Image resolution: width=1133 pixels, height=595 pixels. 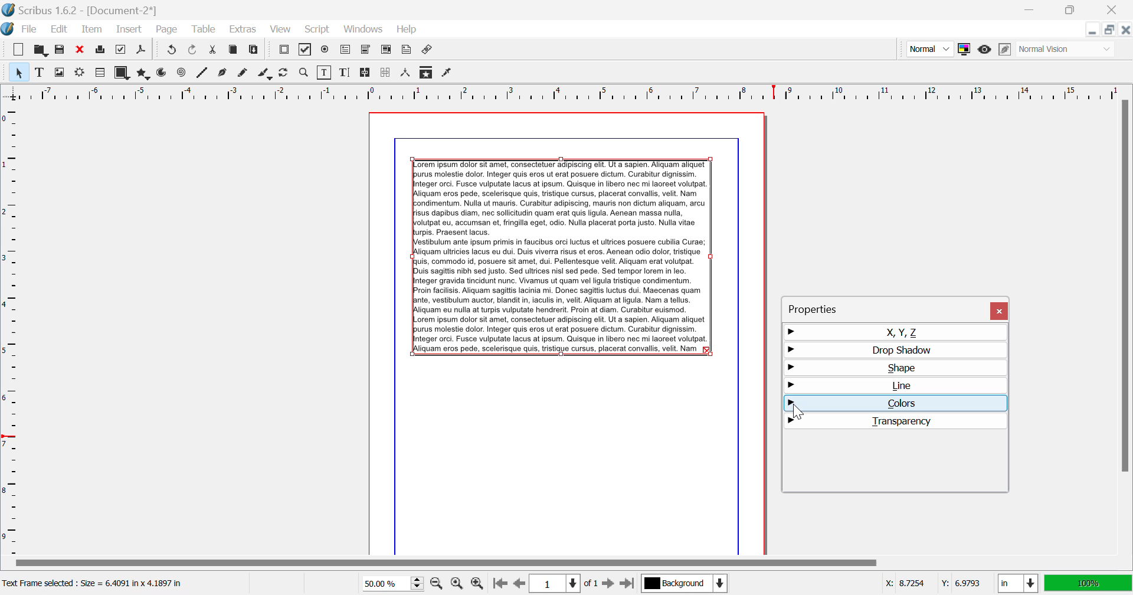 I want to click on Cursor Coordinates, so click(x=932, y=584).